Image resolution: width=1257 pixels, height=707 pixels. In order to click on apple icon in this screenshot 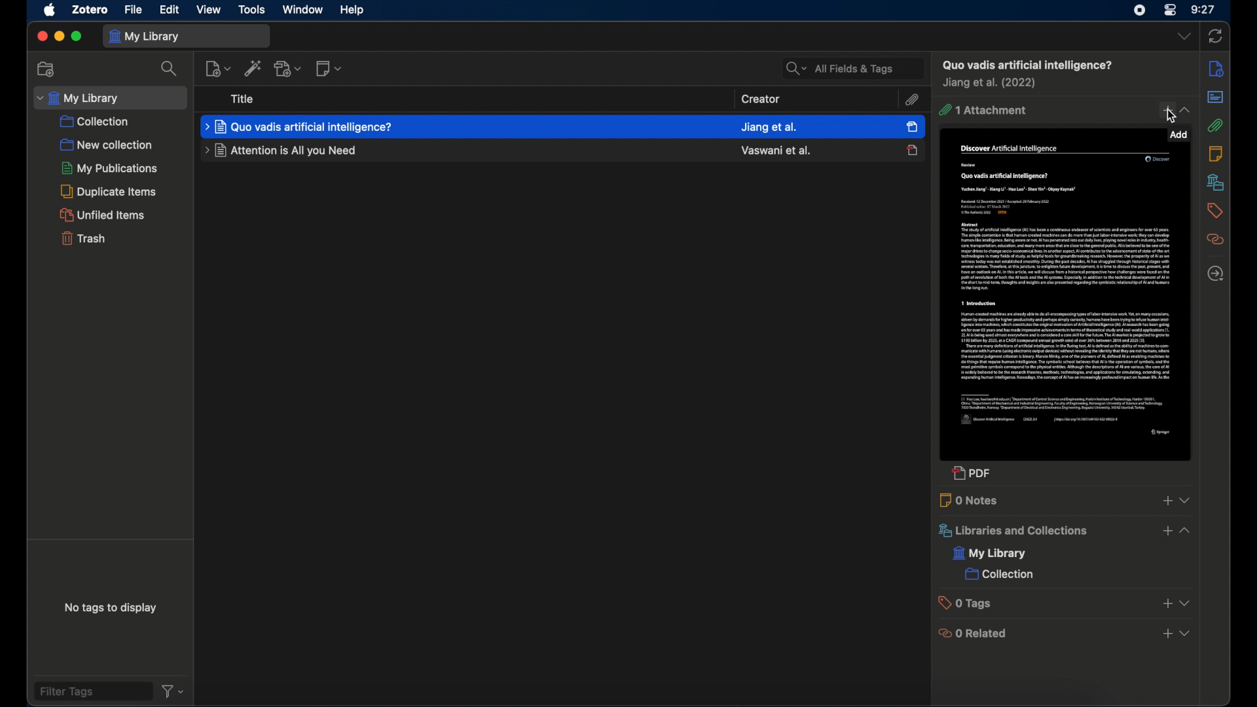, I will do `click(50, 10)`.